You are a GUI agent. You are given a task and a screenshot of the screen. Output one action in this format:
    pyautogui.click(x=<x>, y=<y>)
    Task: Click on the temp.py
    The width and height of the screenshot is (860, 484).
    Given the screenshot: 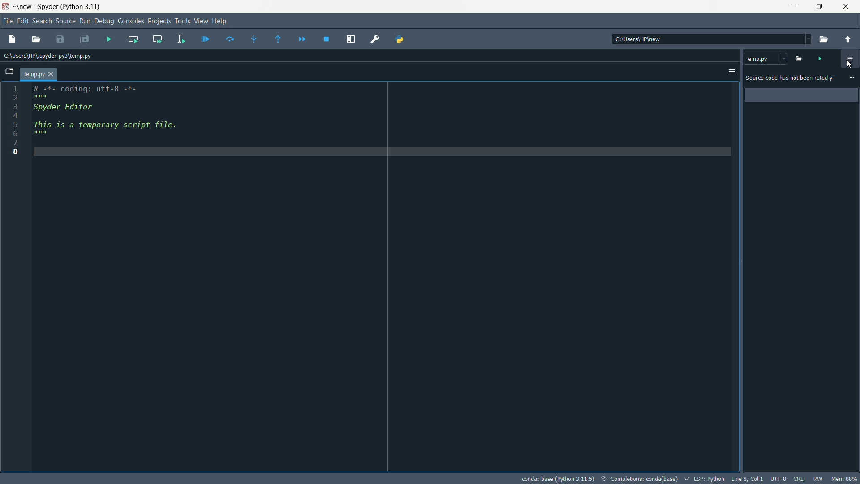 What is the action you would take?
    pyautogui.click(x=39, y=74)
    